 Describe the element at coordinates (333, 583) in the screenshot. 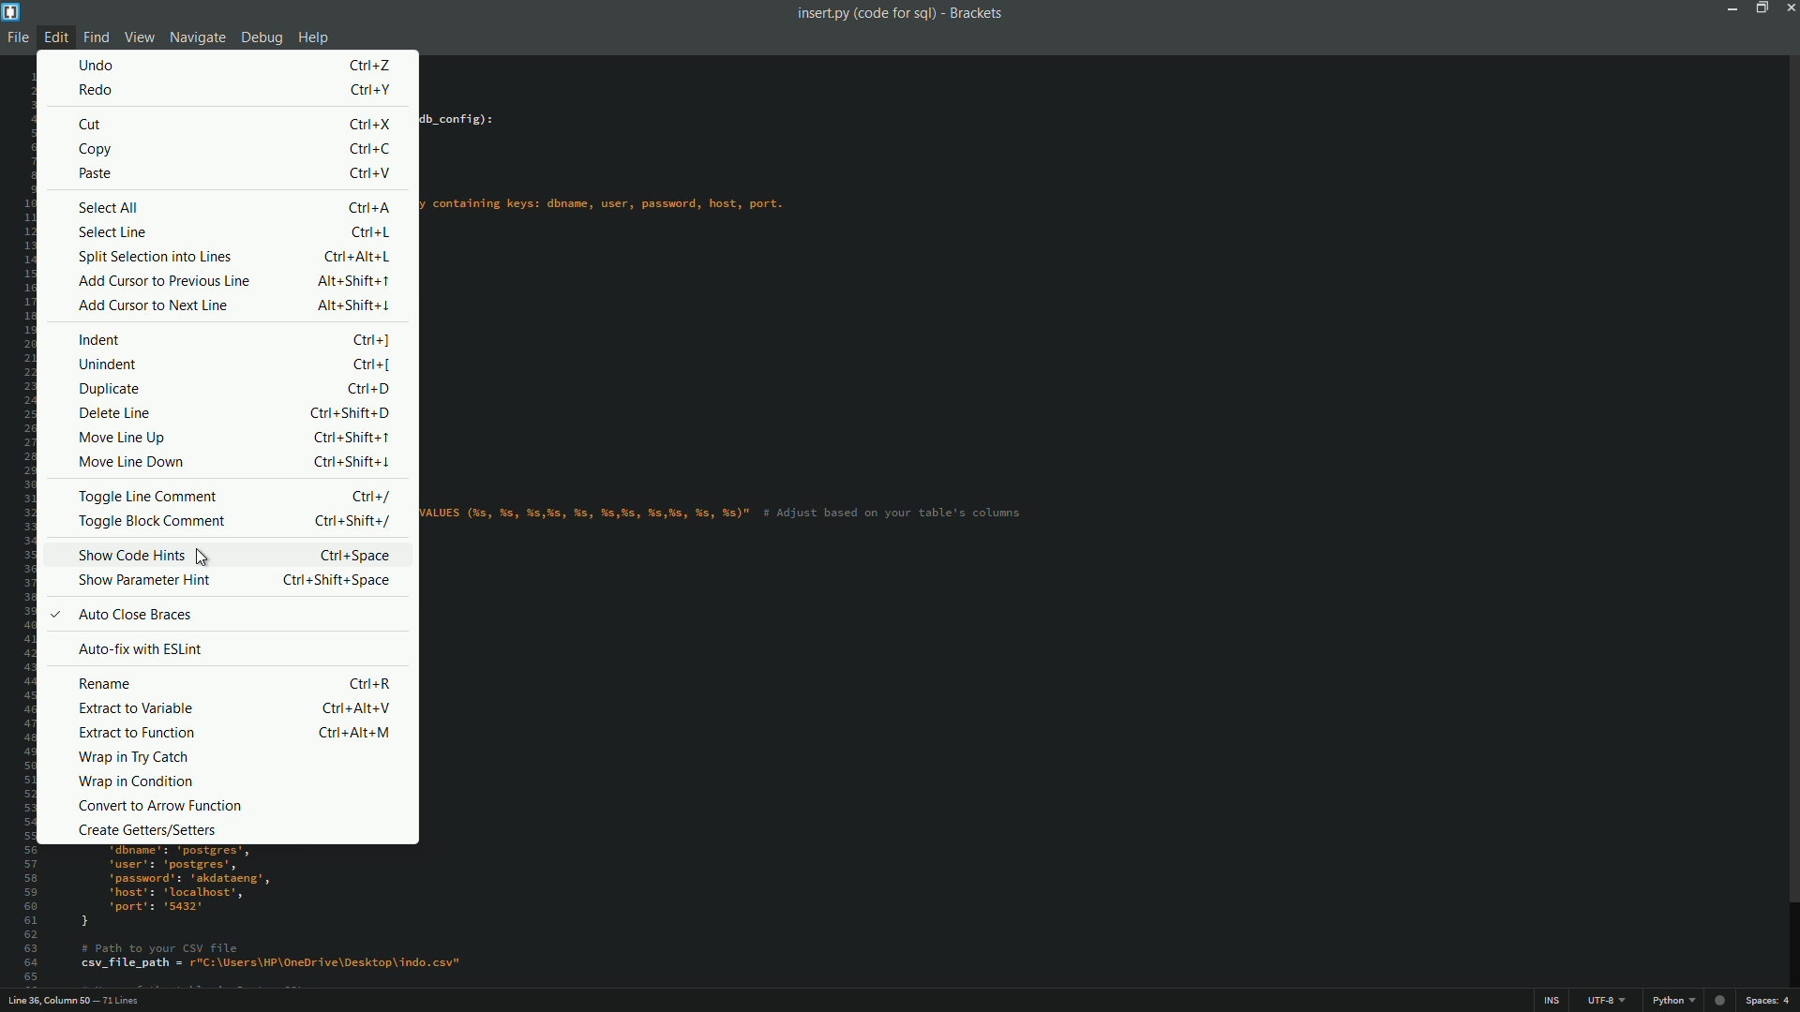

I see `keyboard shortcut` at that location.